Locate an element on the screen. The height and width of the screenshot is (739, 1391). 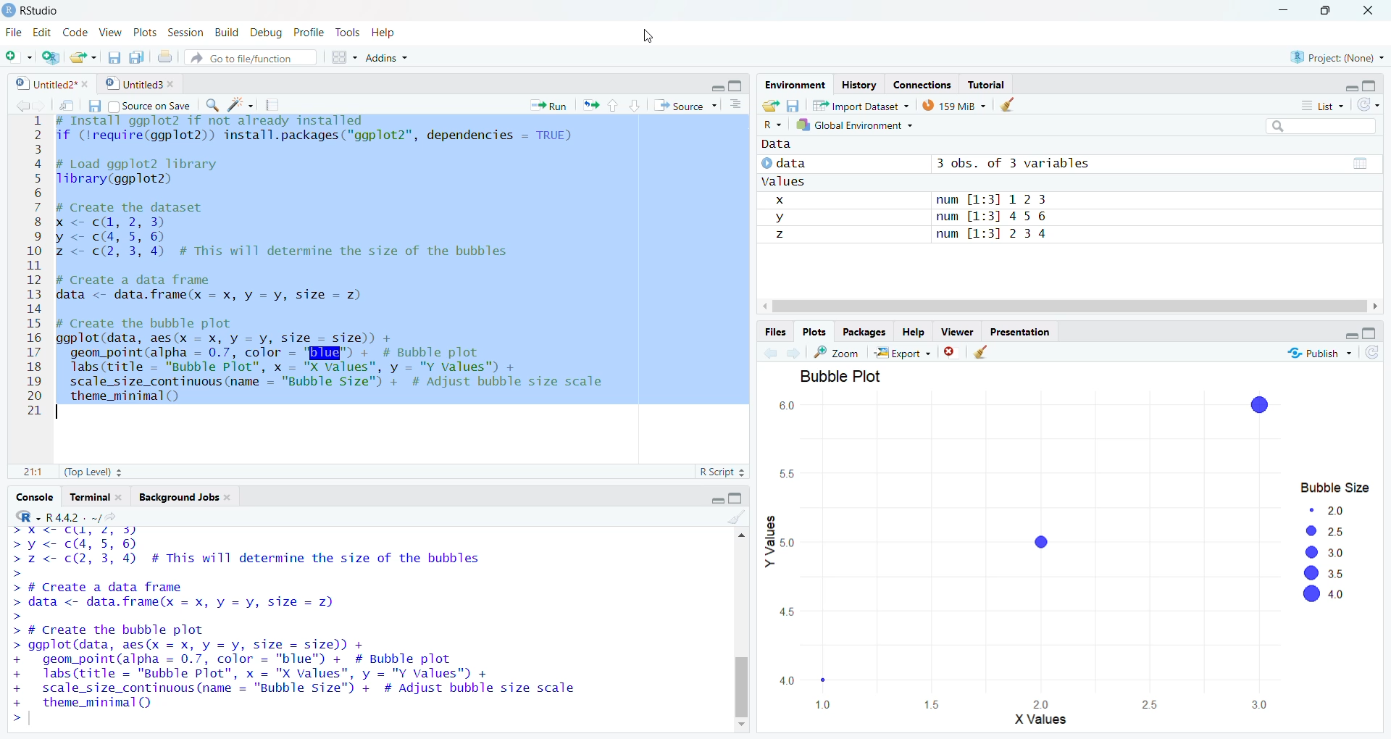
 project: (None)  is located at coordinates (1340, 56).